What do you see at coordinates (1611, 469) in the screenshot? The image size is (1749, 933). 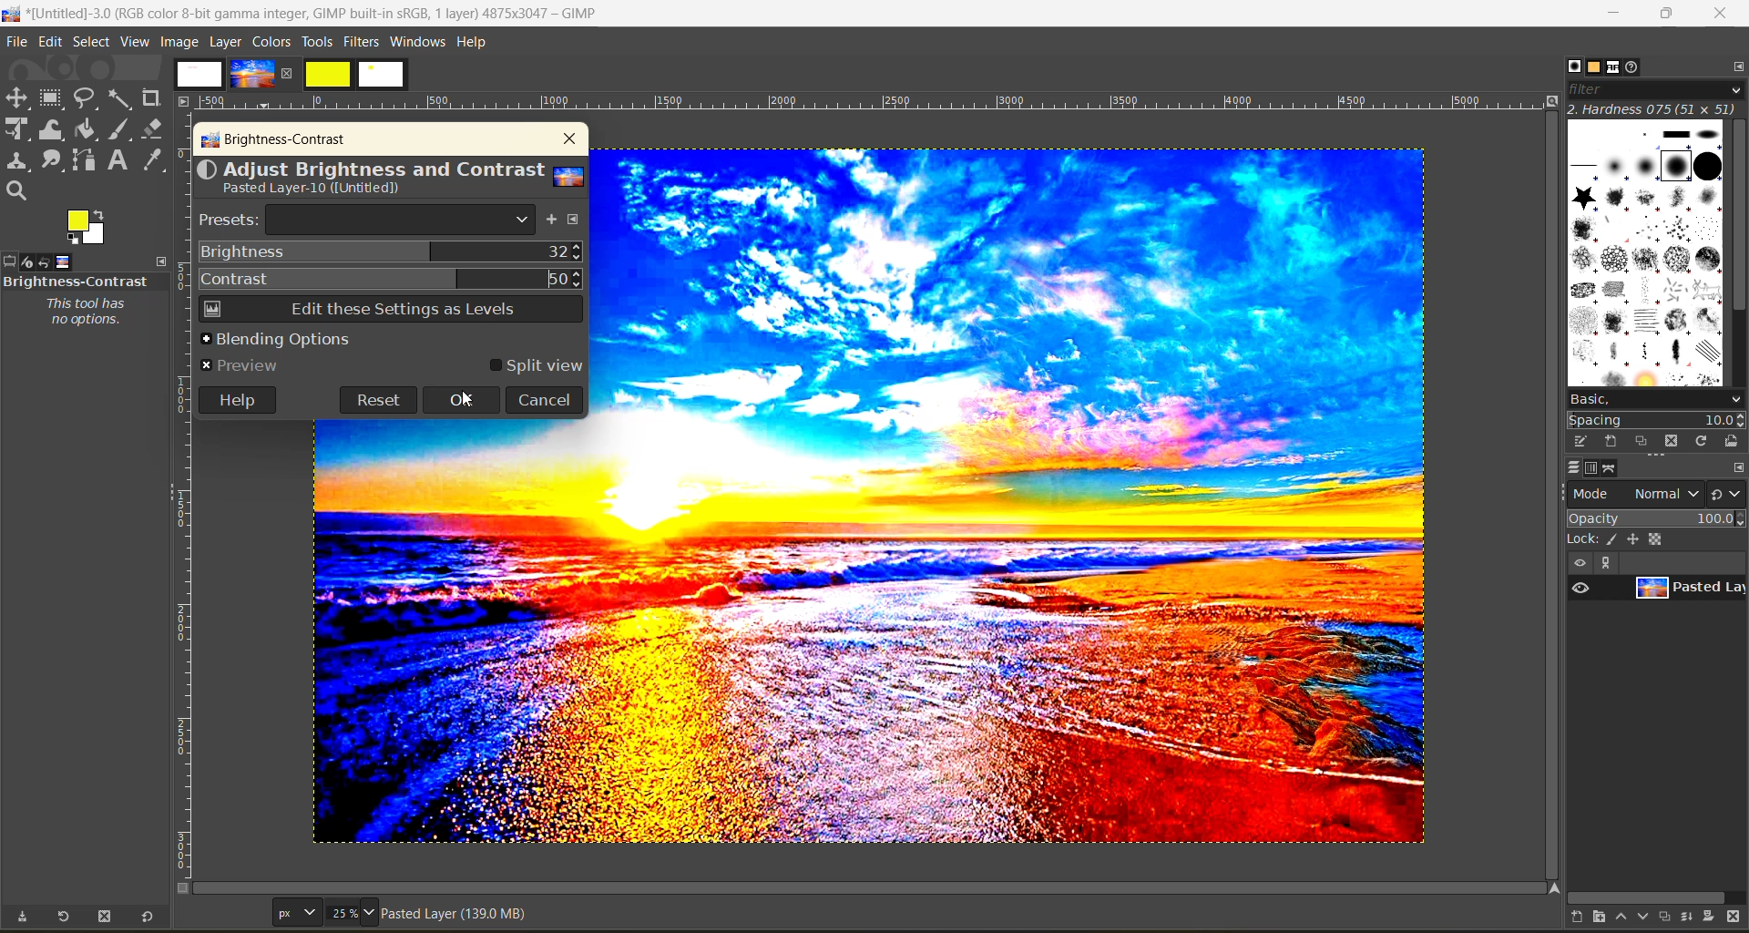 I see `paths` at bounding box center [1611, 469].